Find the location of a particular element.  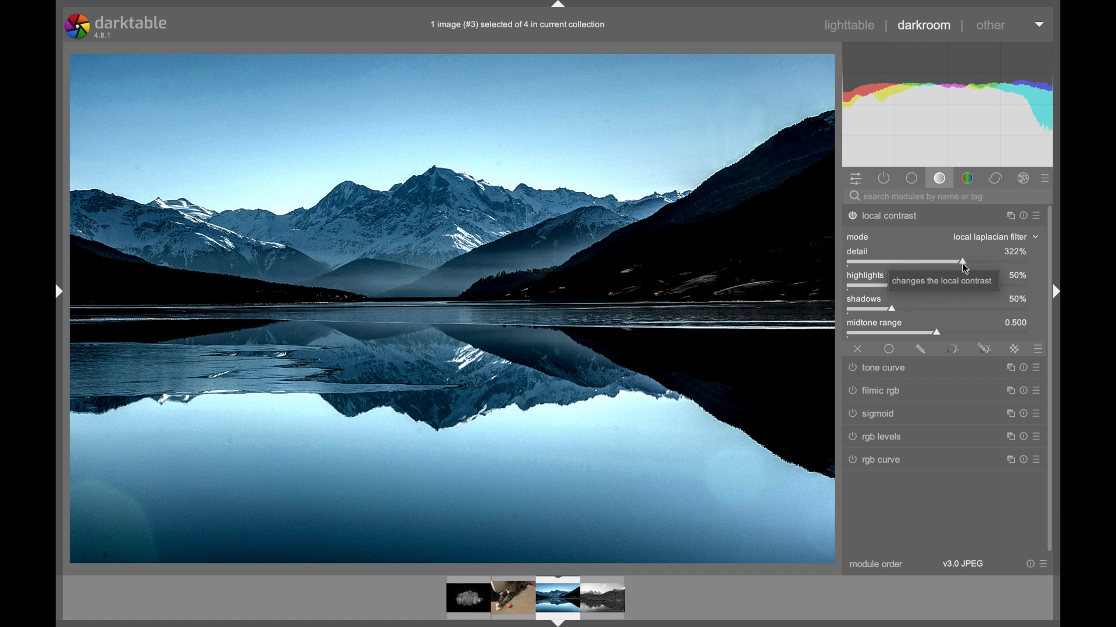

midtown range is located at coordinates (875, 323).